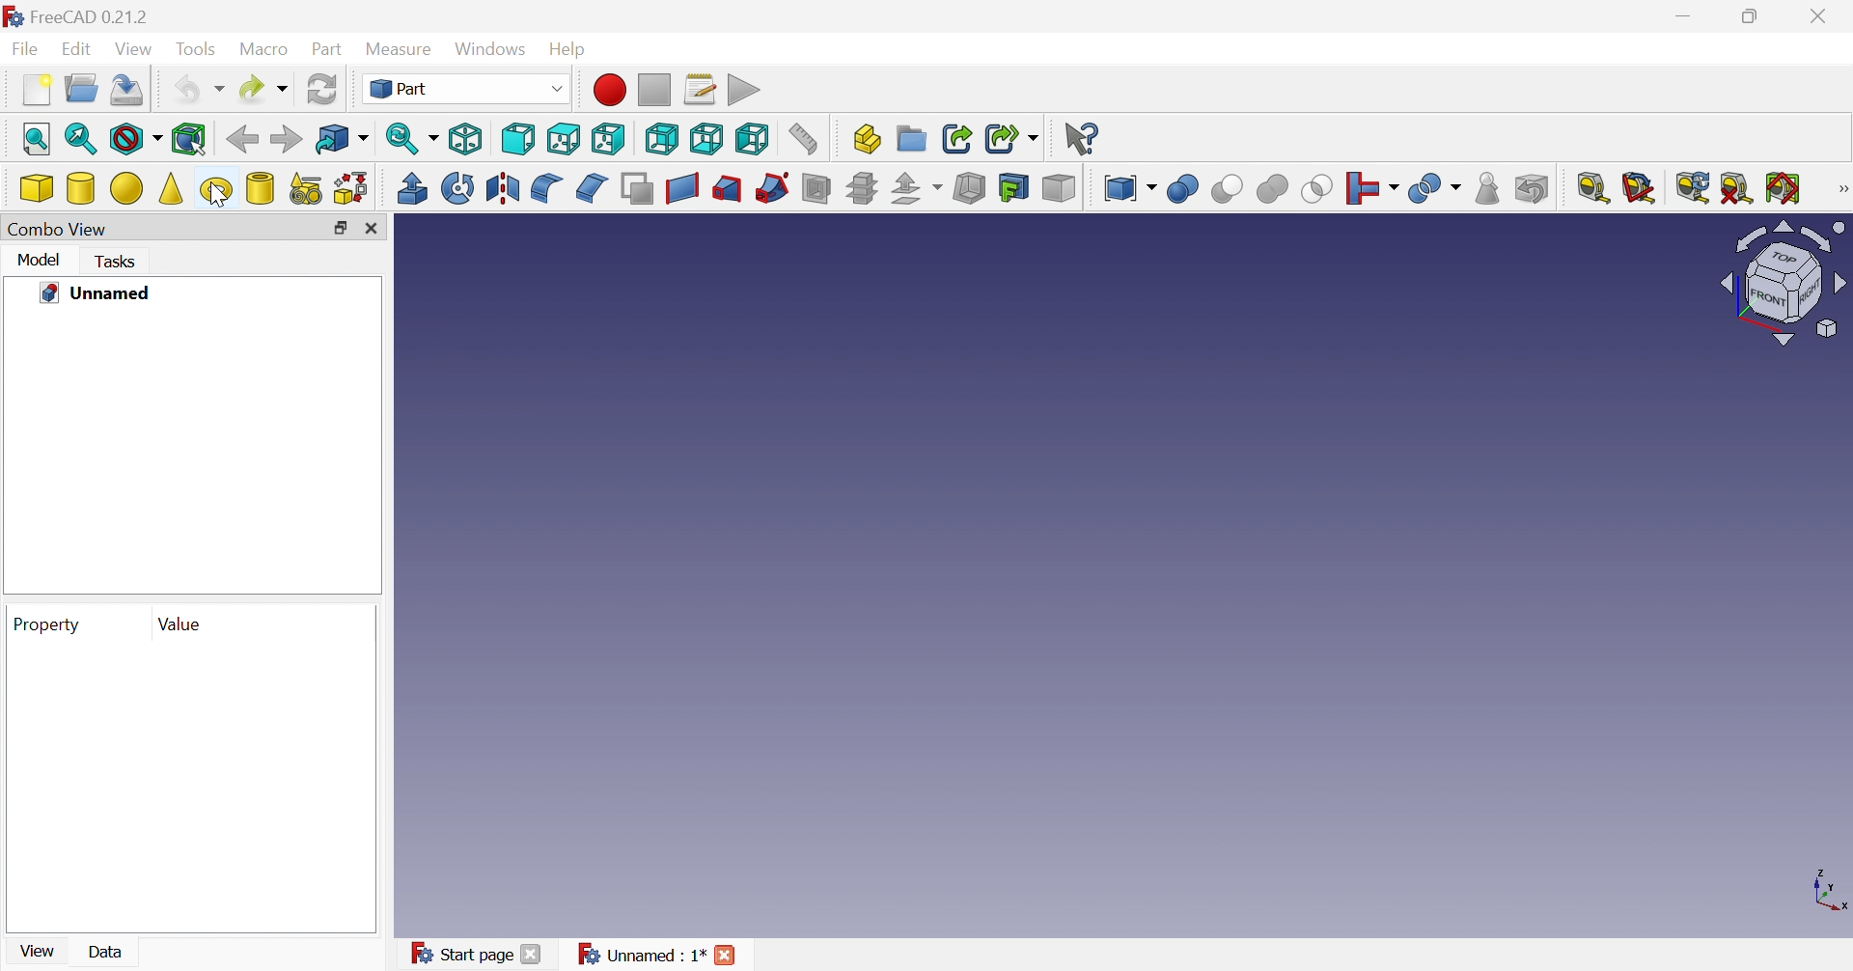 The image size is (1853, 971). What do you see at coordinates (197, 88) in the screenshot?
I see `Undo` at bounding box center [197, 88].